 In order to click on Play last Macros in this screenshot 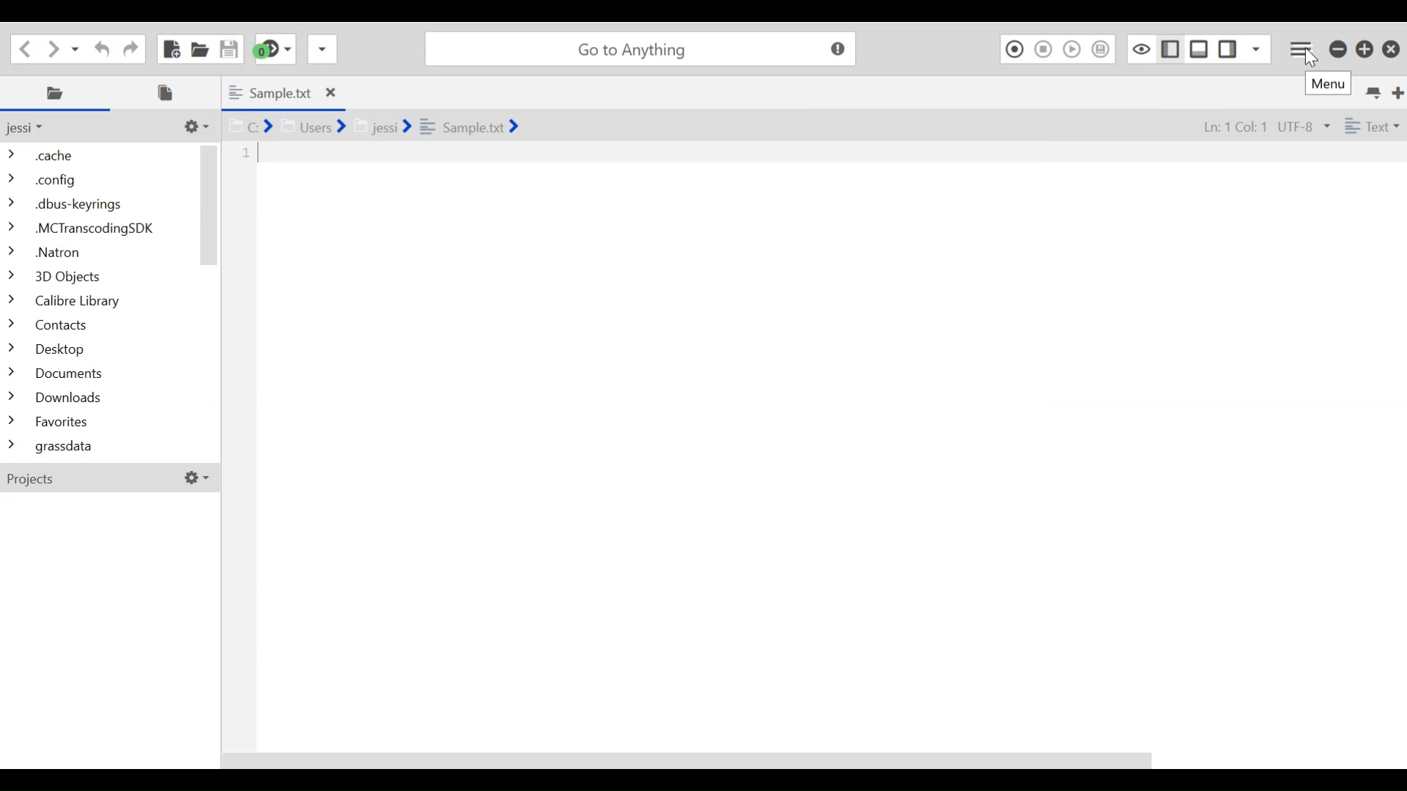, I will do `click(1074, 48)`.